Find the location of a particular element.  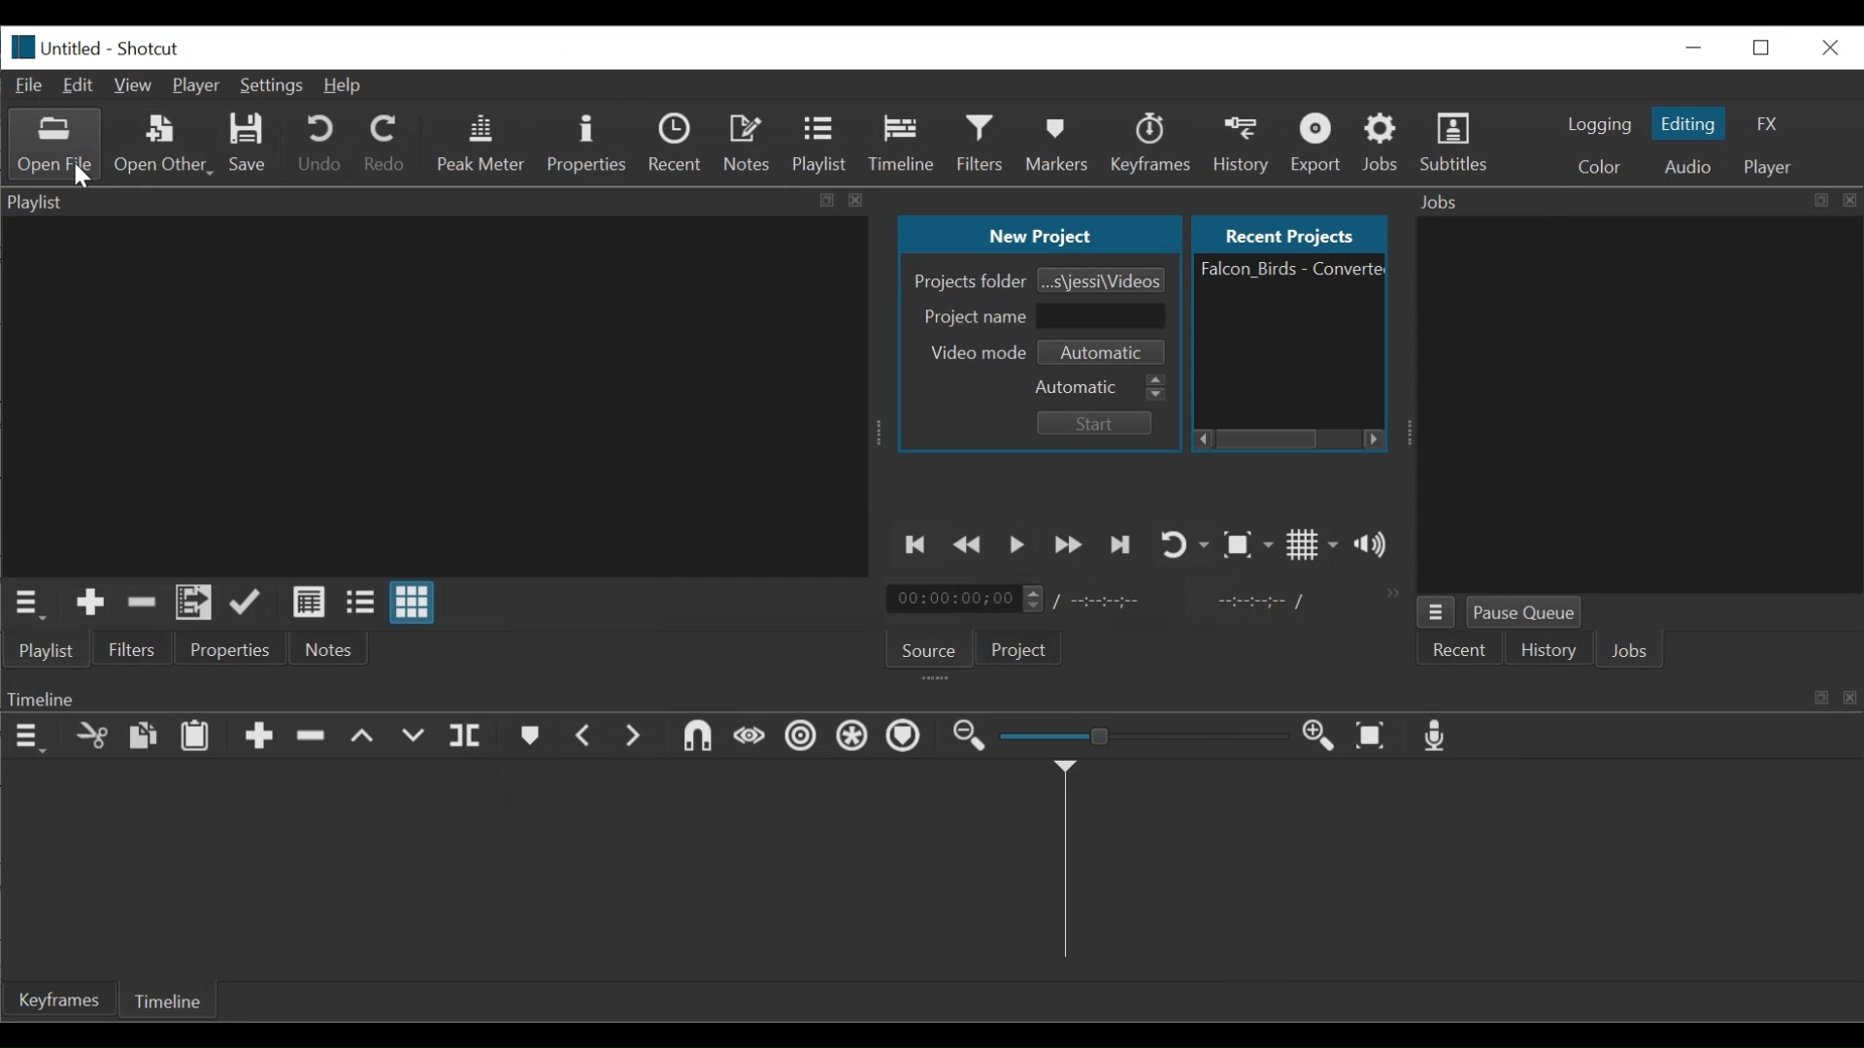

Update is located at coordinates (251, 604).